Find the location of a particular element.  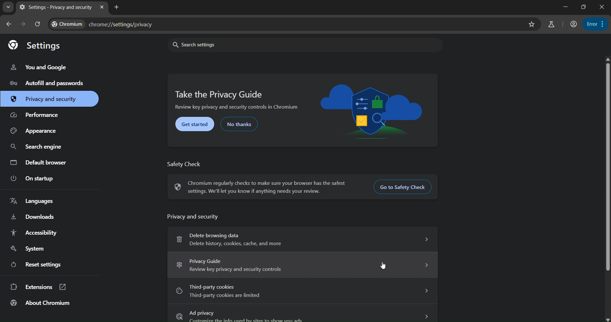

image is located at coordinates (372, 111).